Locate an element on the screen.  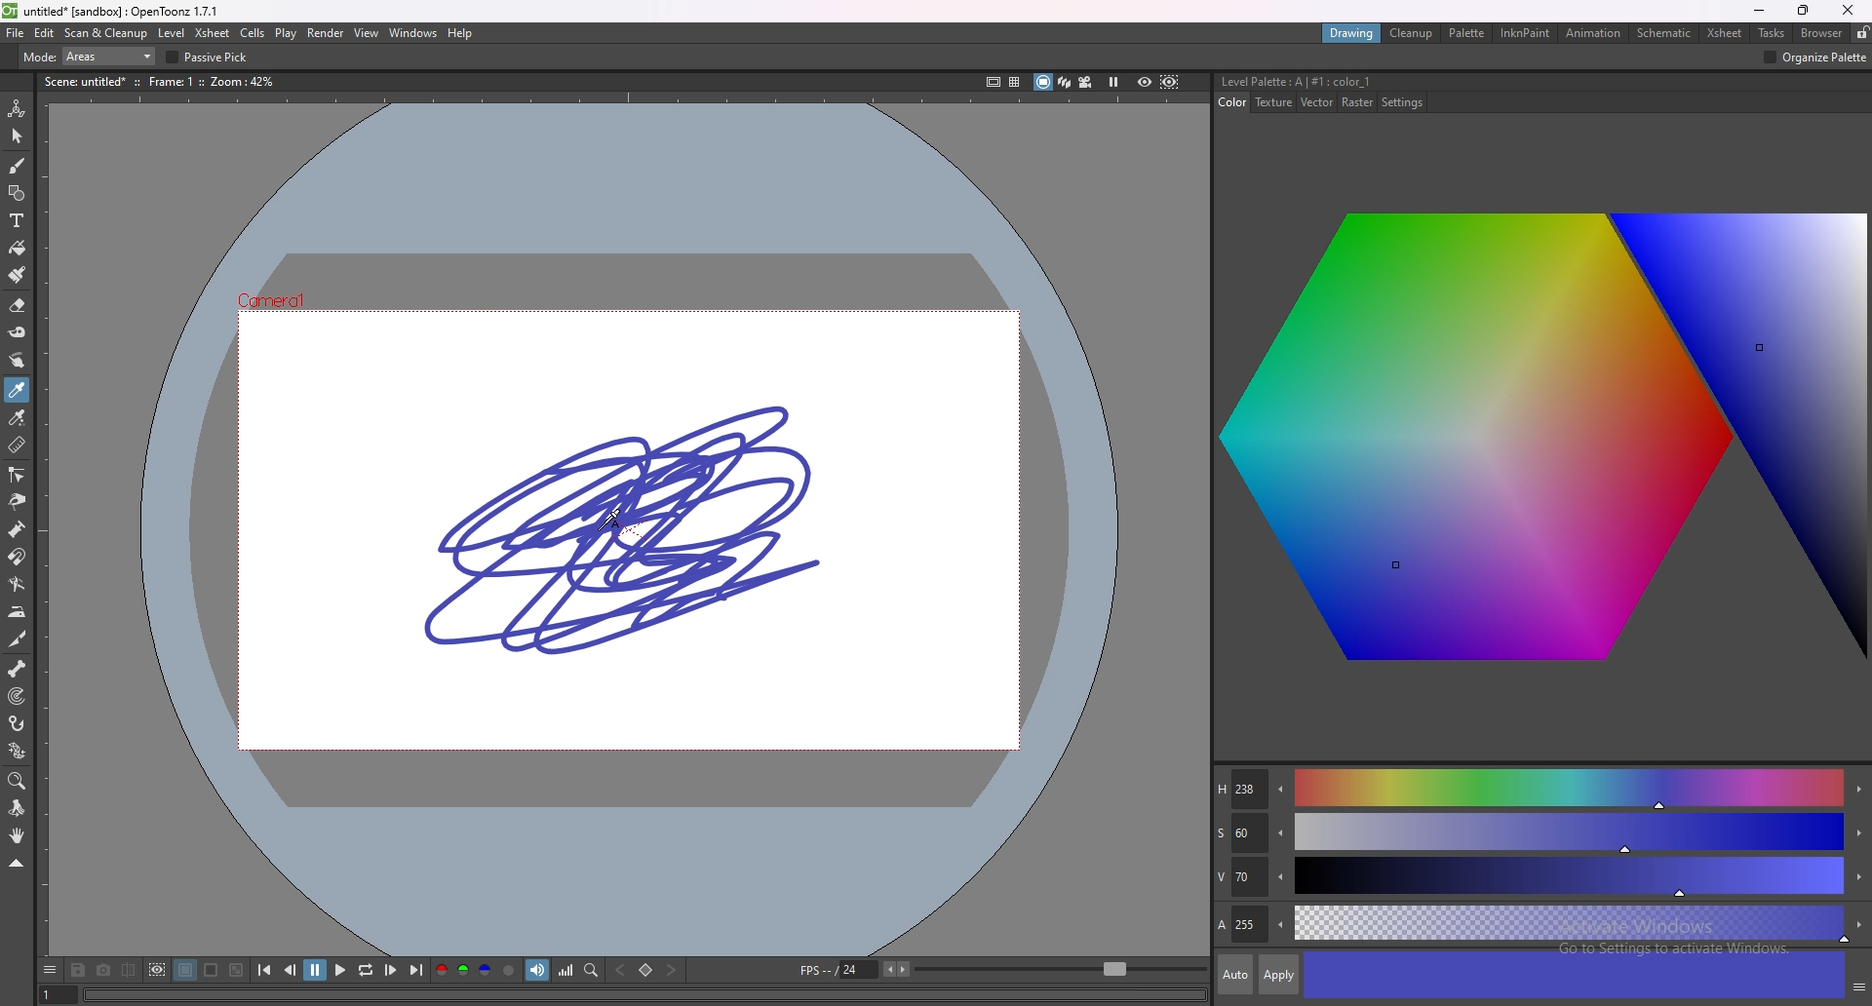
control point editor tool is located at coordinates (18, 474).